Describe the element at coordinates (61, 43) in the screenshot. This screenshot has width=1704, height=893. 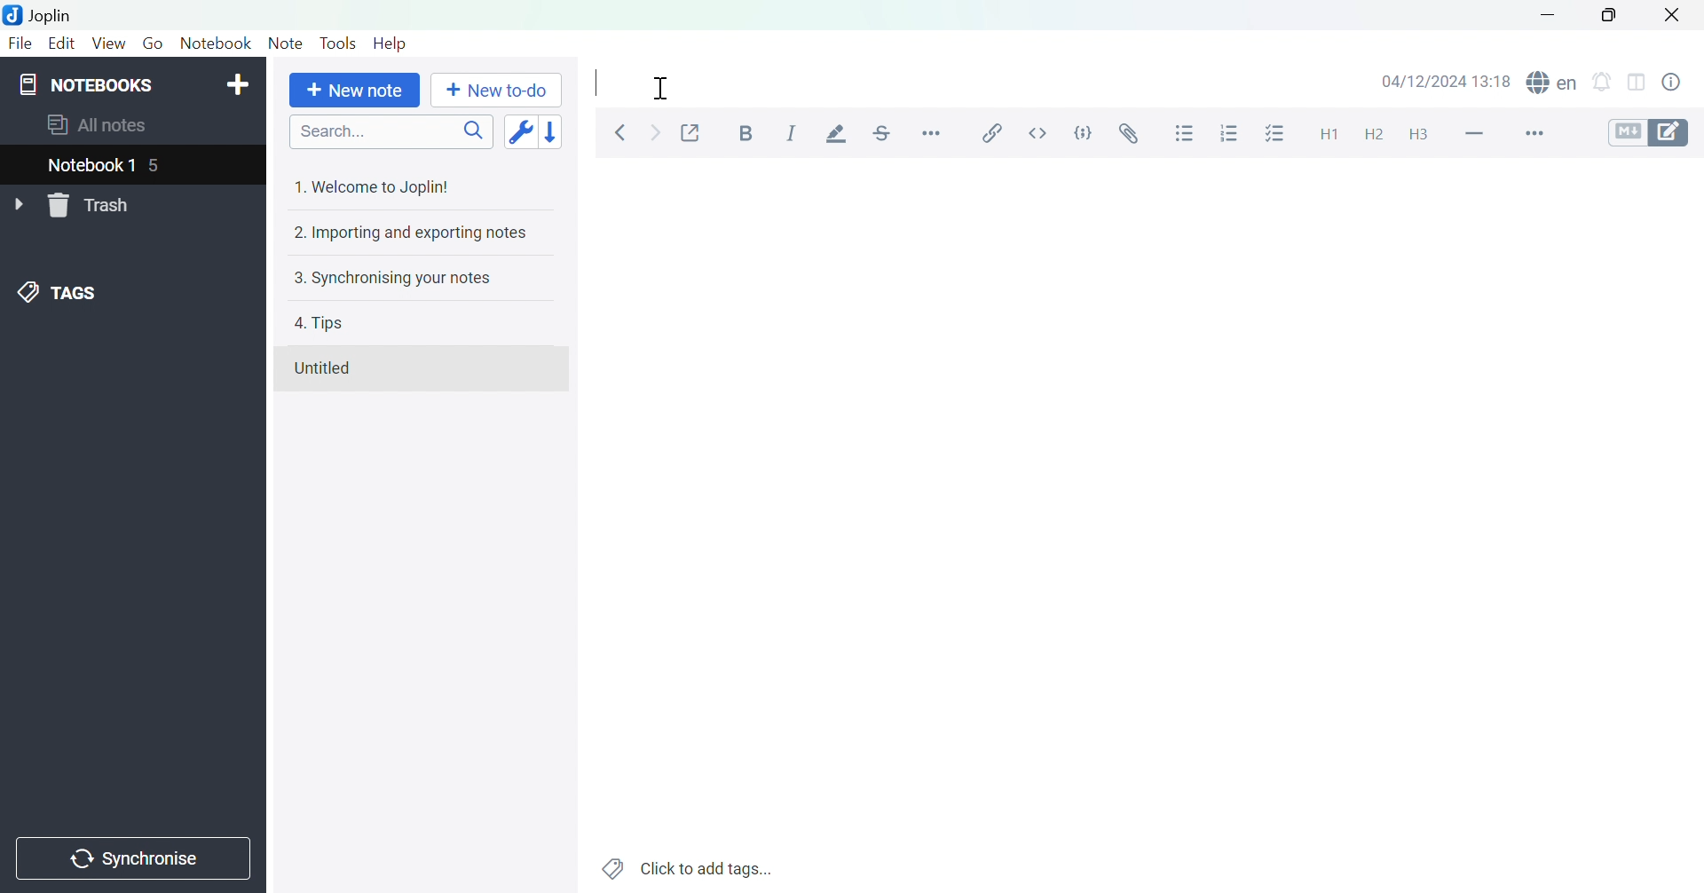
I see `Edit` at that location.